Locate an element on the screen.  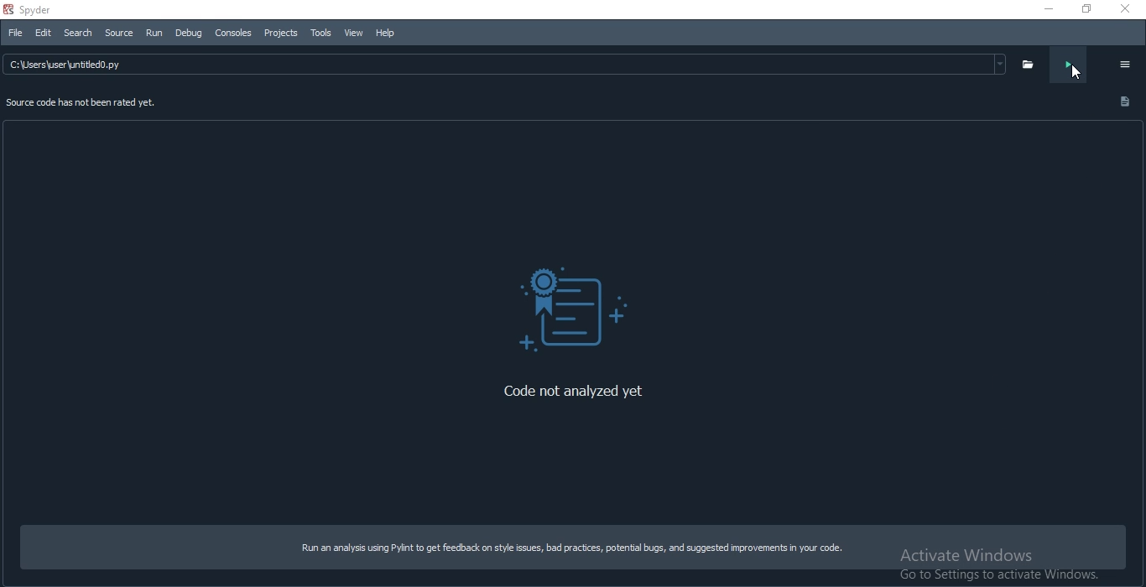
Debug is located at coordinates (188, 32).